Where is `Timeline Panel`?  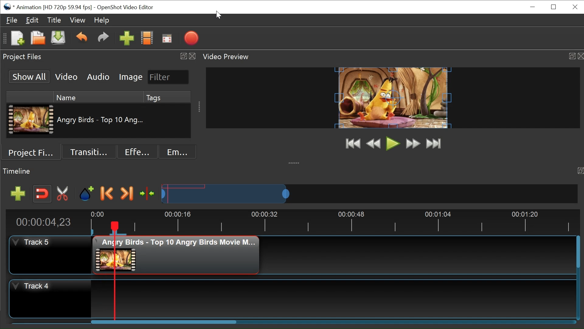 Timeline Panel is located at coordinates (292, 172).